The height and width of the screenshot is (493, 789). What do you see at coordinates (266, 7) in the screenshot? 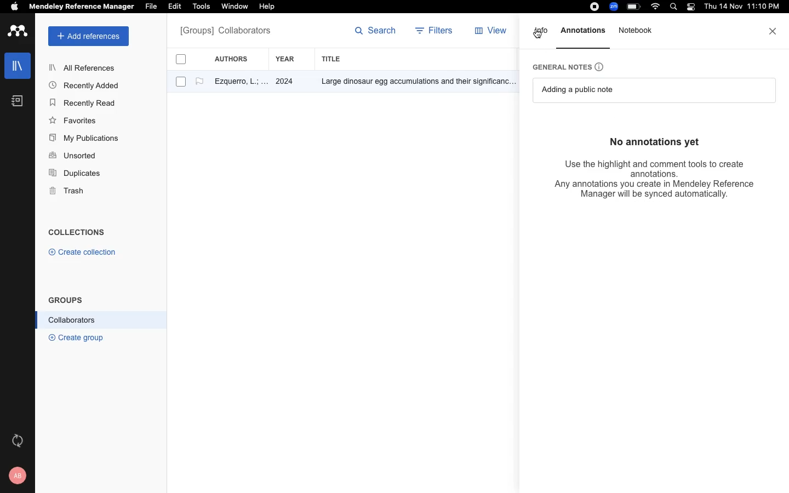
I see `Help` at bounding box center [266, 7].